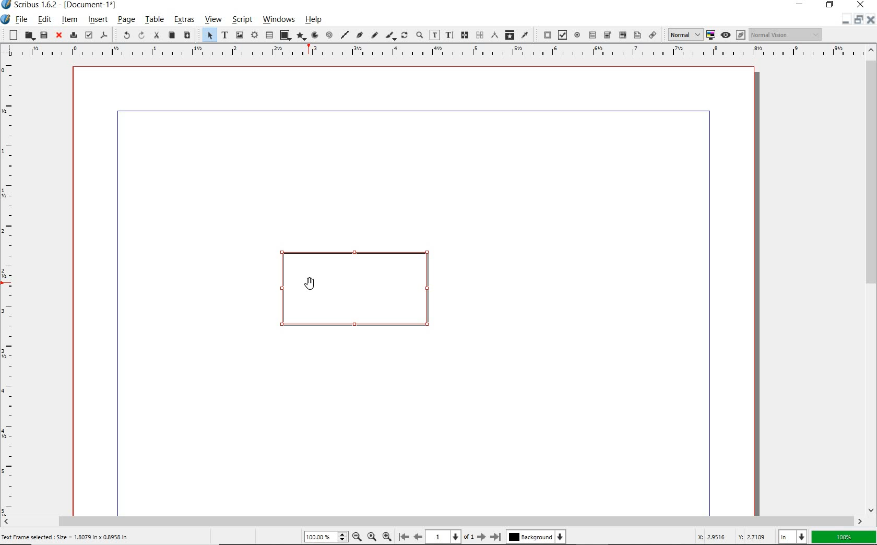 The width and height of the screenshot is (877, 545). I want to click on Zoom In, so click(387, 537).